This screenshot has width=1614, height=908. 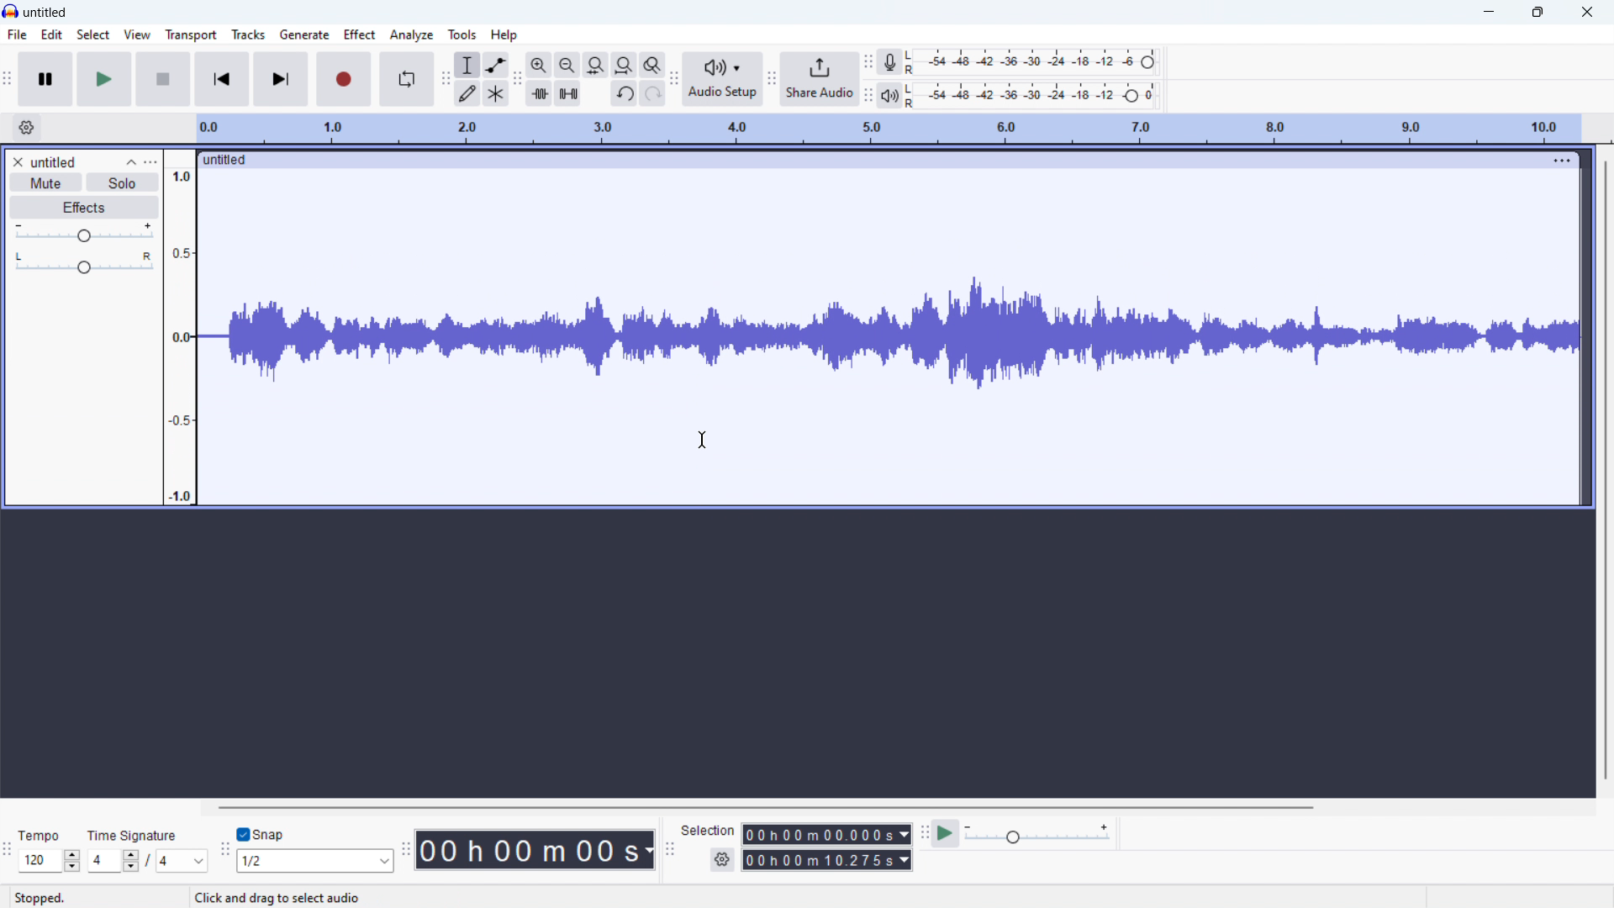 I want to click on set snapping, so click(x=316, y=862).